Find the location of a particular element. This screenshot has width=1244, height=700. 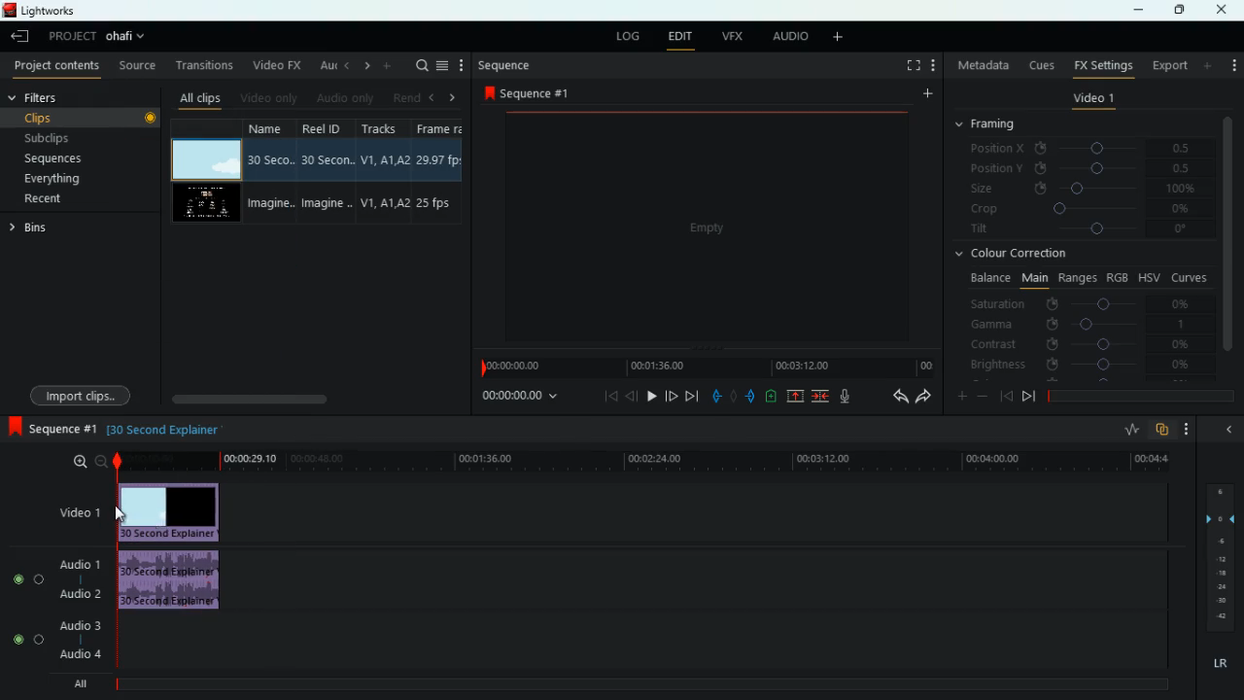

lr is located at coordinates (1218, 660).